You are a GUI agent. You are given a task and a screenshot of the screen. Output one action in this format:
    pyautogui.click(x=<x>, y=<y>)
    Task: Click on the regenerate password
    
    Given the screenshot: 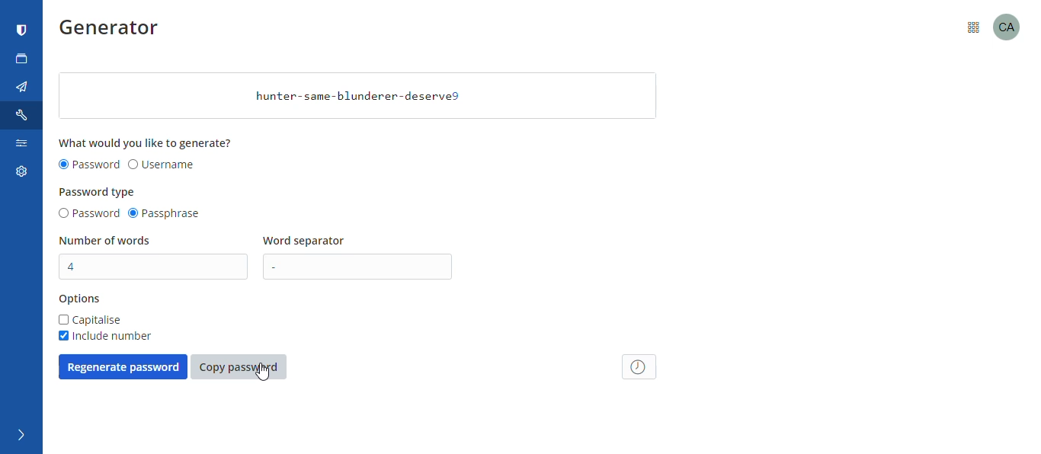 What is the action you would take?
    pyautogui.click(x=123, y=366)
    